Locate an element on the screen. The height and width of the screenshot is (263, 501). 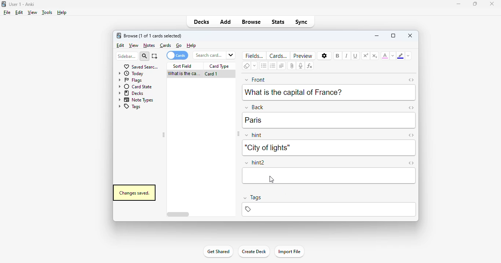
city of lights is located at coordinates (267, 148).